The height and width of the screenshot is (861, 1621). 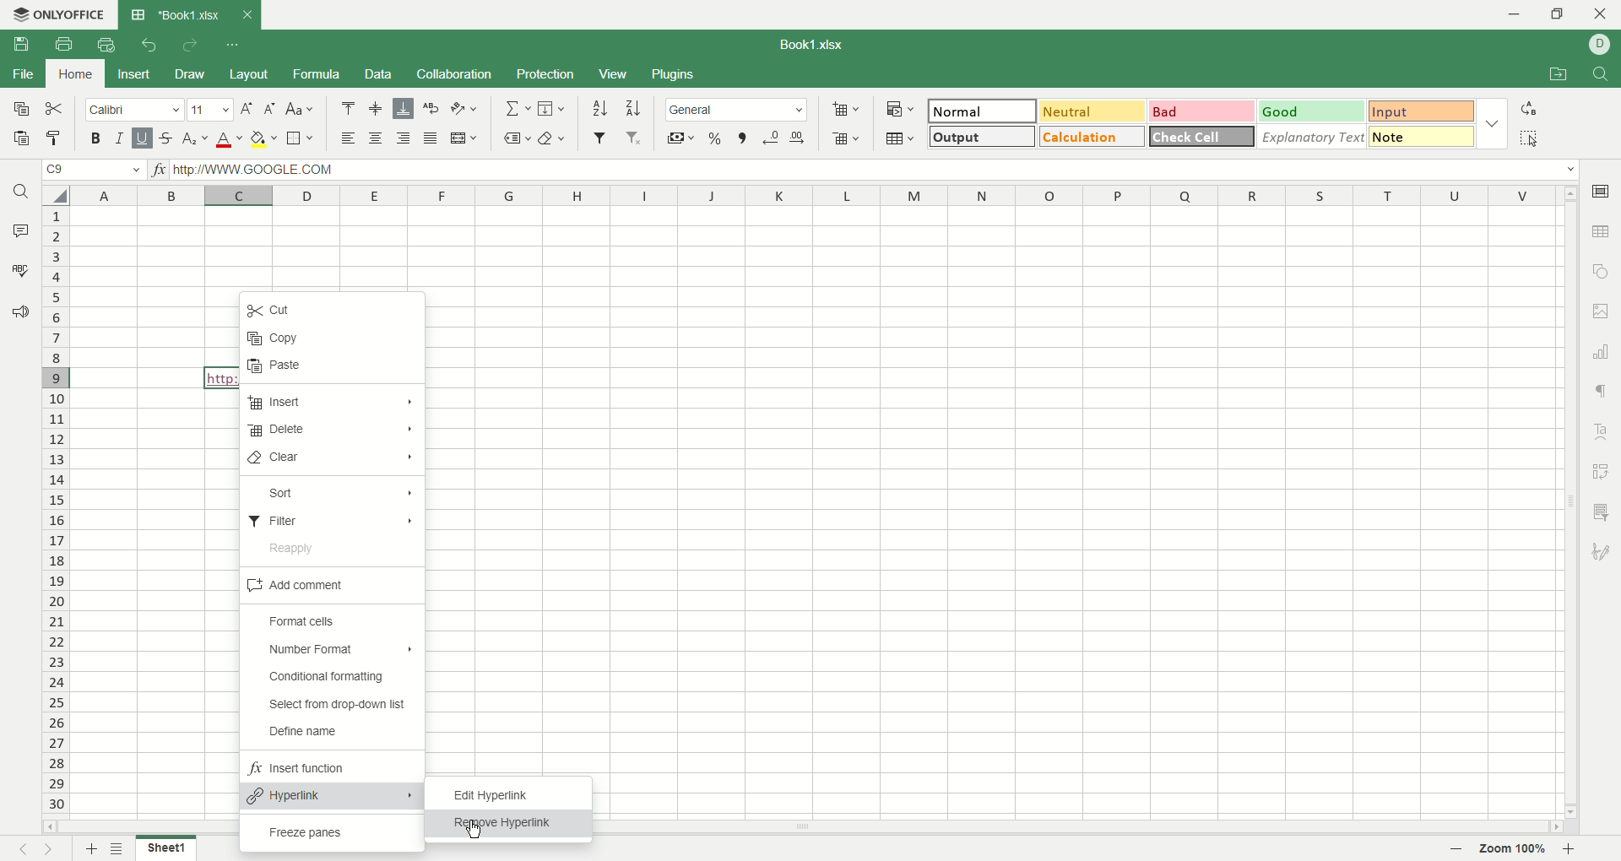 I want to click on home, so click(x=72, y=73).